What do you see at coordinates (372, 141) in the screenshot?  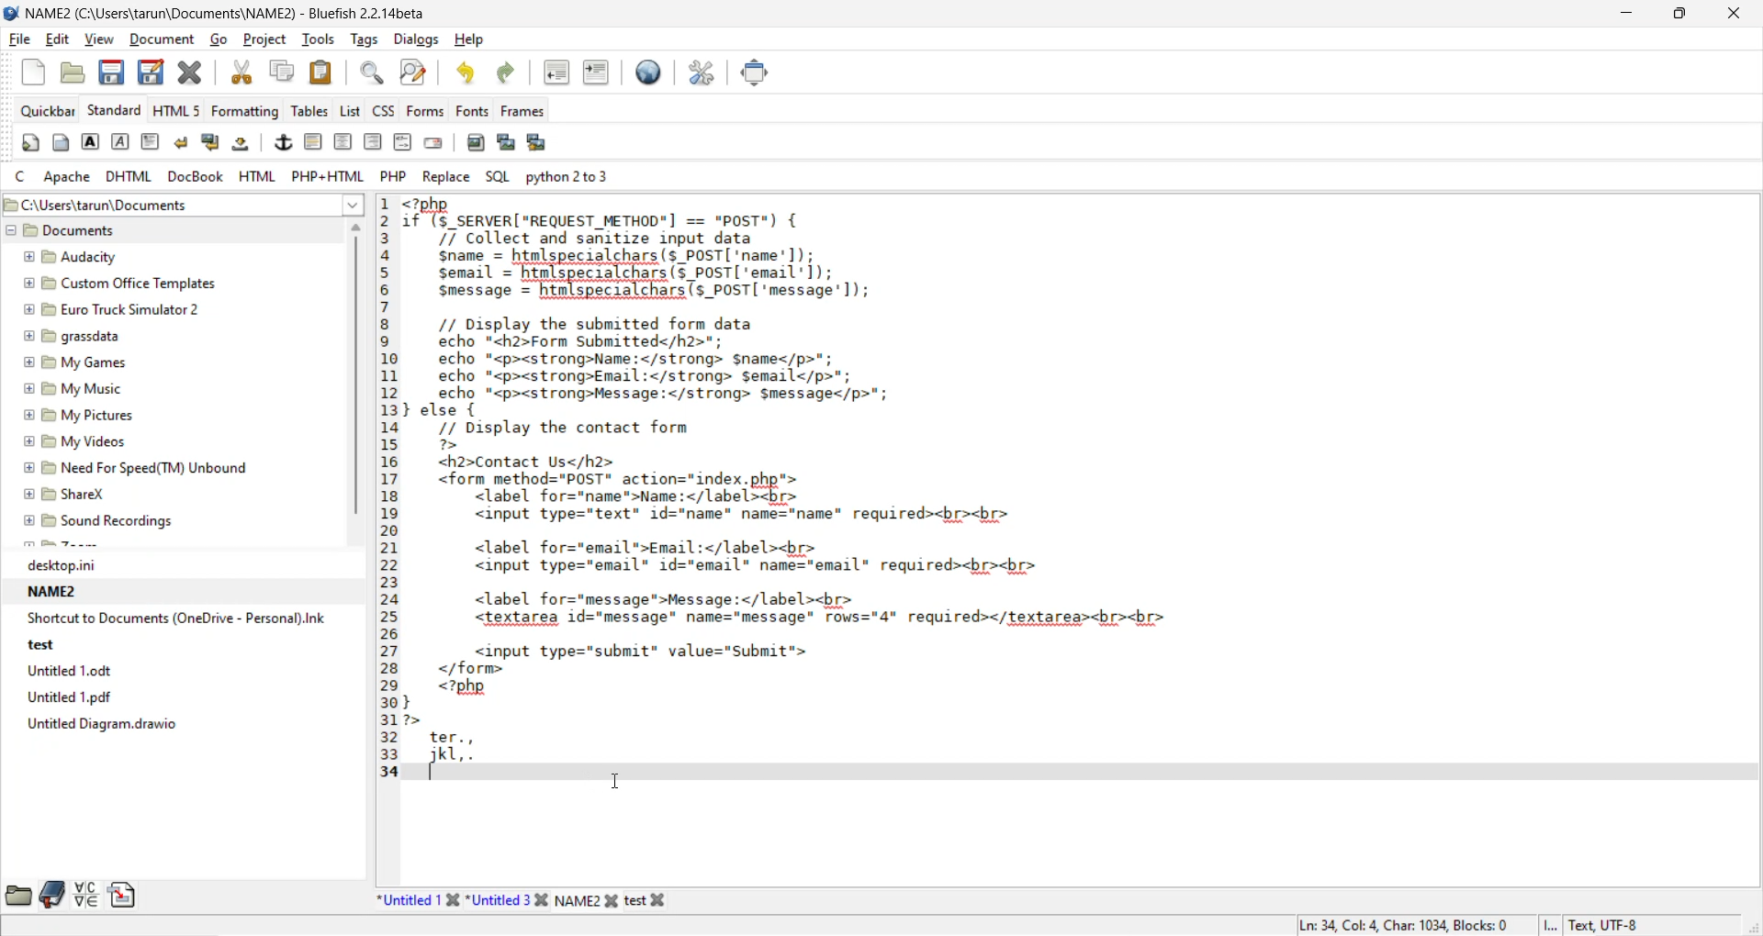 I see `right justify` at bounding box center [372, 141].